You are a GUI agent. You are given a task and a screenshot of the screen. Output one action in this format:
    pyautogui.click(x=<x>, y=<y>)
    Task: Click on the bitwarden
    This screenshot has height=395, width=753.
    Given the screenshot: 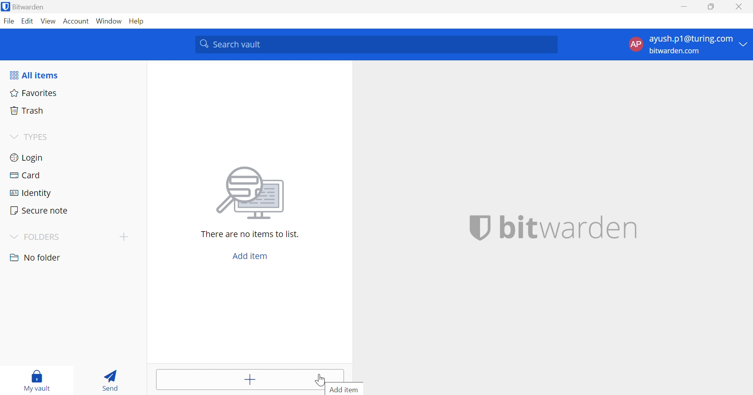 What is the action you would take?
    pyautogui.click(x=553, y=228)
    